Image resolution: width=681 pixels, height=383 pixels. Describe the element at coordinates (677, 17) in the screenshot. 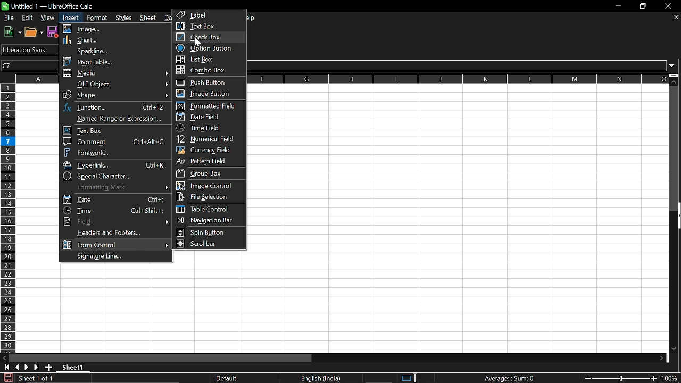

I see `Close document` at that location.